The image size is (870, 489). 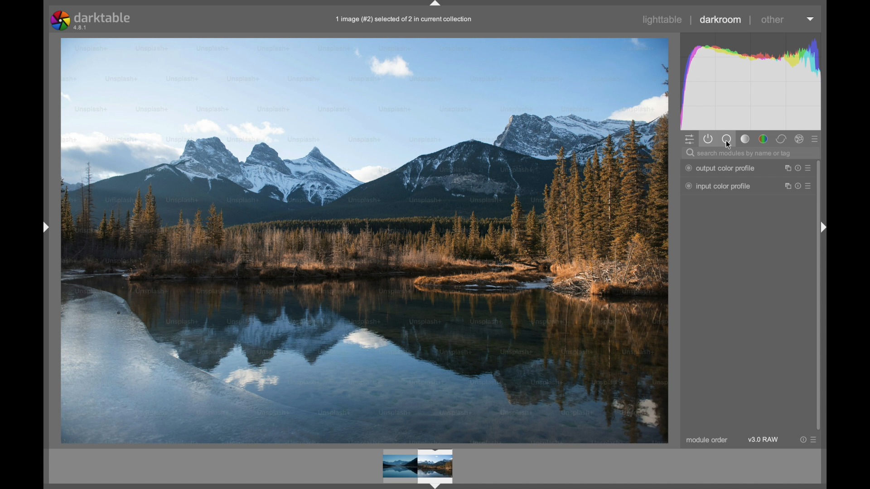 What do you see at coordinates (91, 20) in the screenshot?
I see `darktable 4.8.1` at bounding box center [91, 20].